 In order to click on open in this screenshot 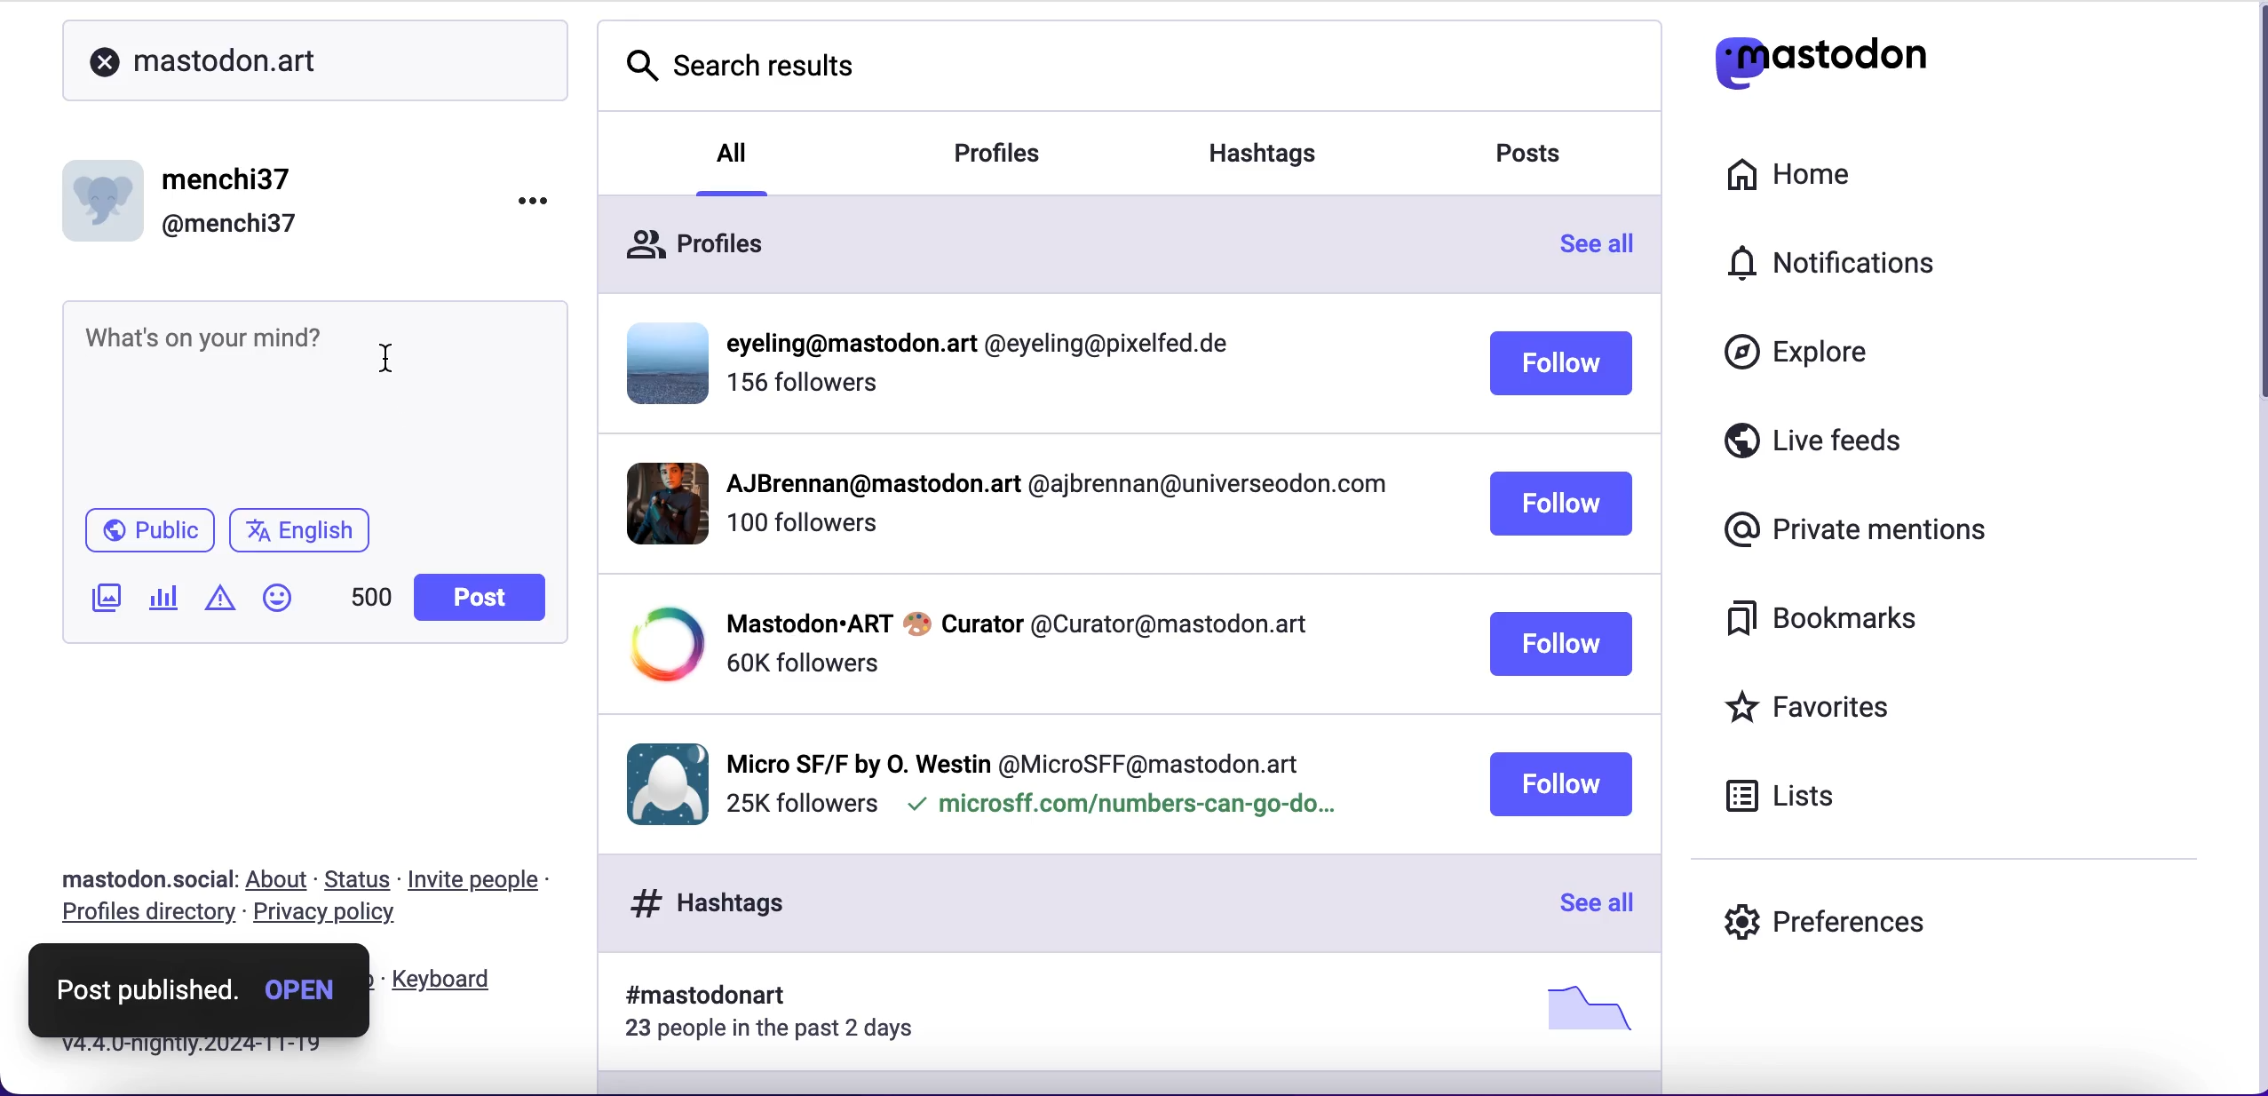, I will do `click(304, 994)`.